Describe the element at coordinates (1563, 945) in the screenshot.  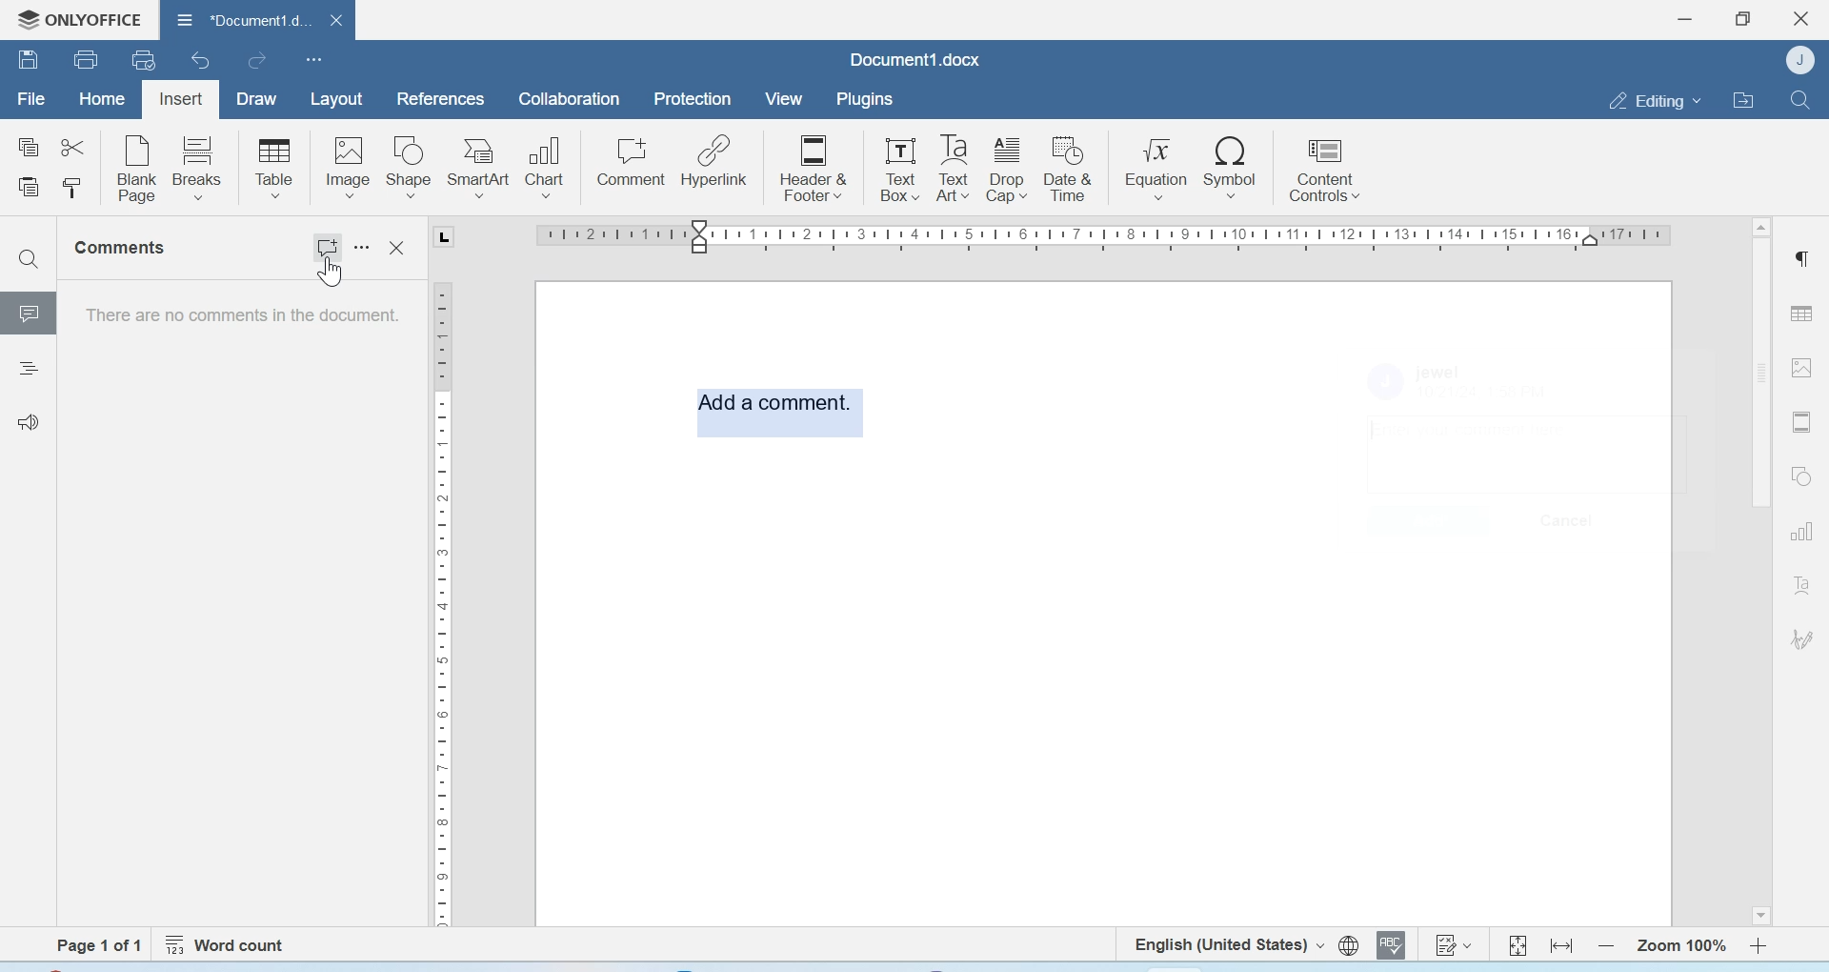
I see `Fit to width` at that location.